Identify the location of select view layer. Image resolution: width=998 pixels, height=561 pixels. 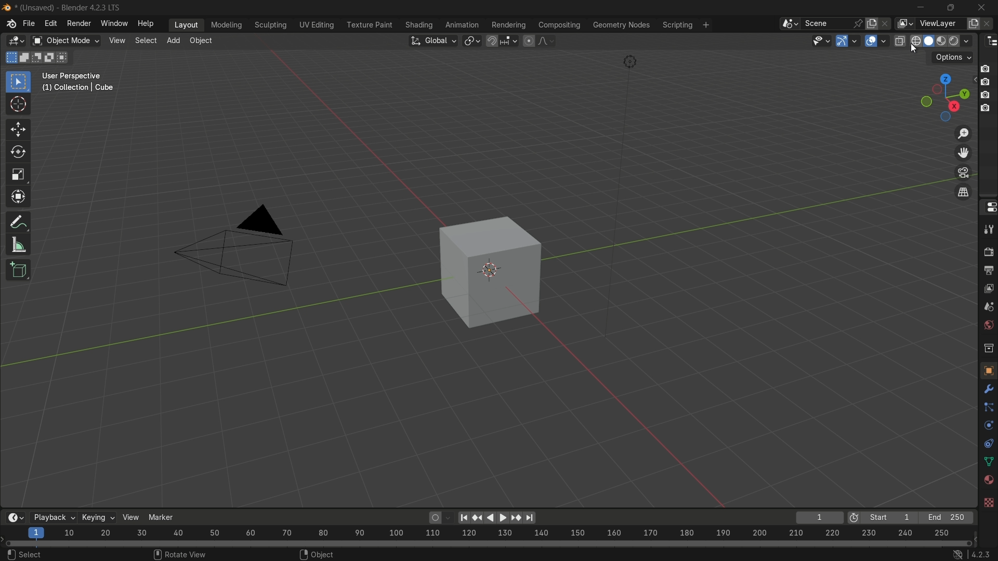
(930, 23).